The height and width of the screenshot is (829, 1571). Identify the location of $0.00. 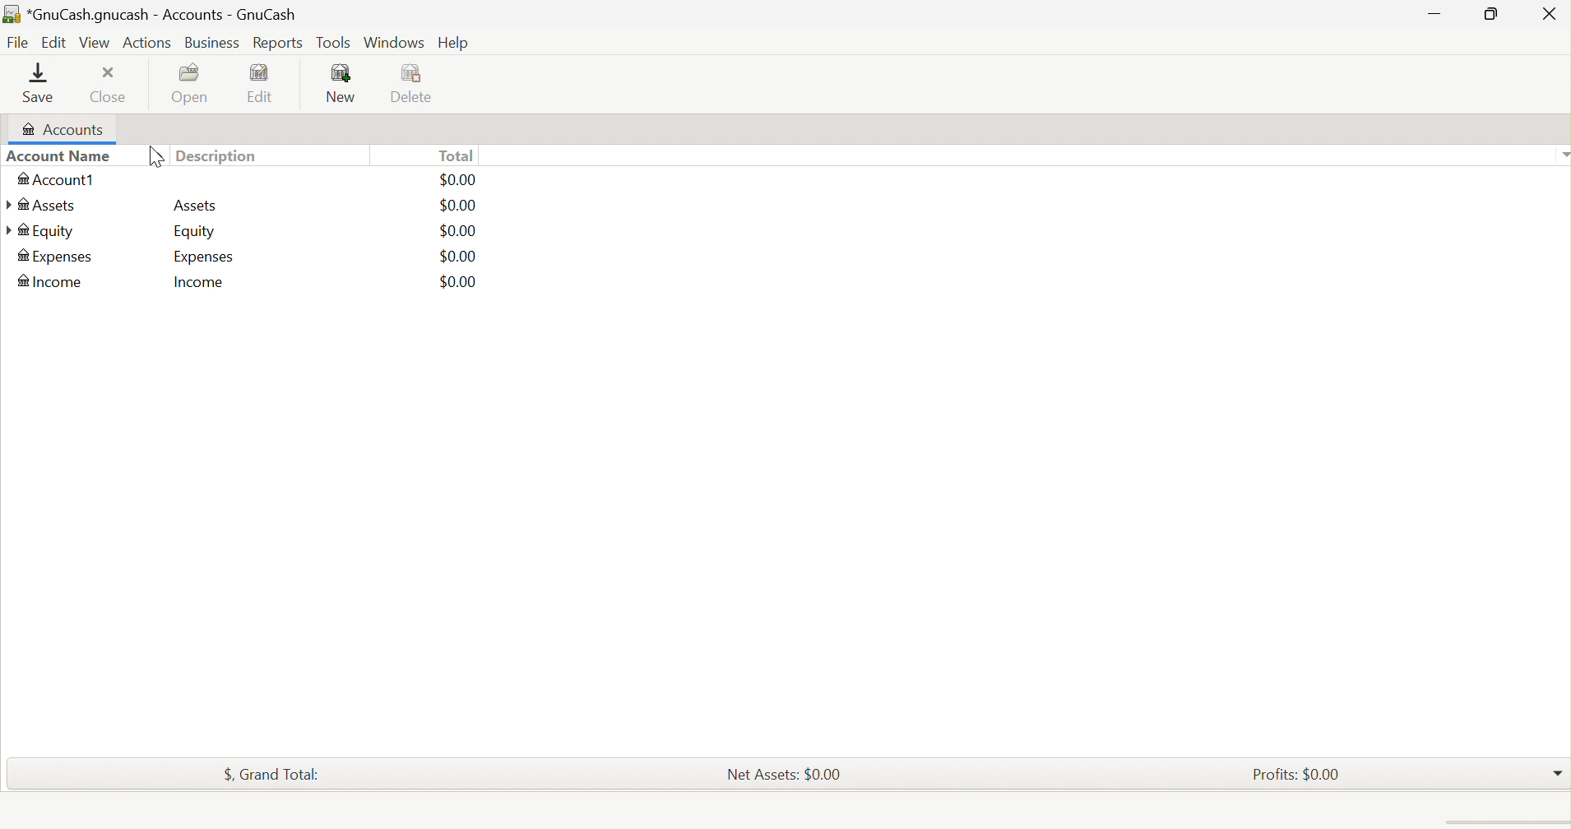
(444, 280).